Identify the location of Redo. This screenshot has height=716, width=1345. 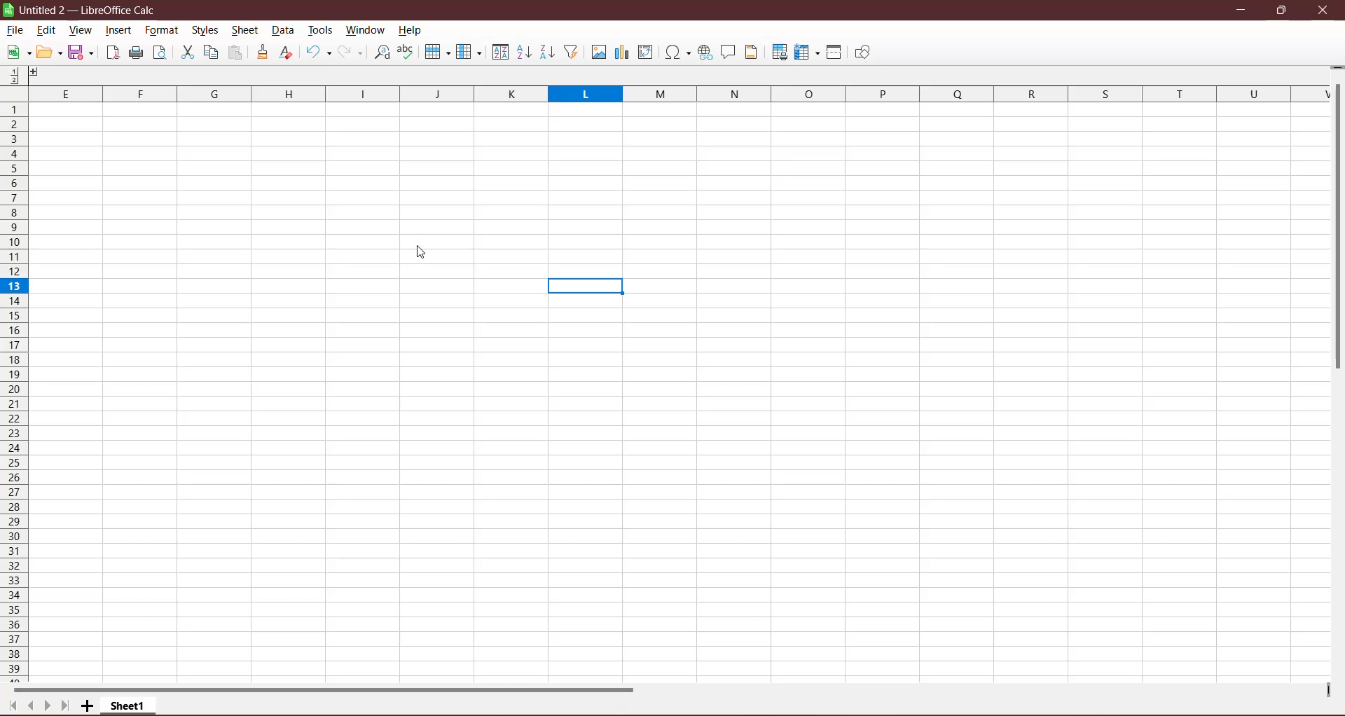
(352, 52).